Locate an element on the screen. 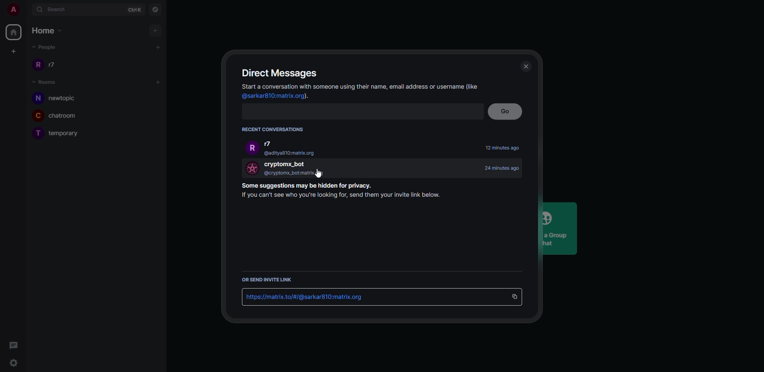  search is located at coordinates (56, 10).